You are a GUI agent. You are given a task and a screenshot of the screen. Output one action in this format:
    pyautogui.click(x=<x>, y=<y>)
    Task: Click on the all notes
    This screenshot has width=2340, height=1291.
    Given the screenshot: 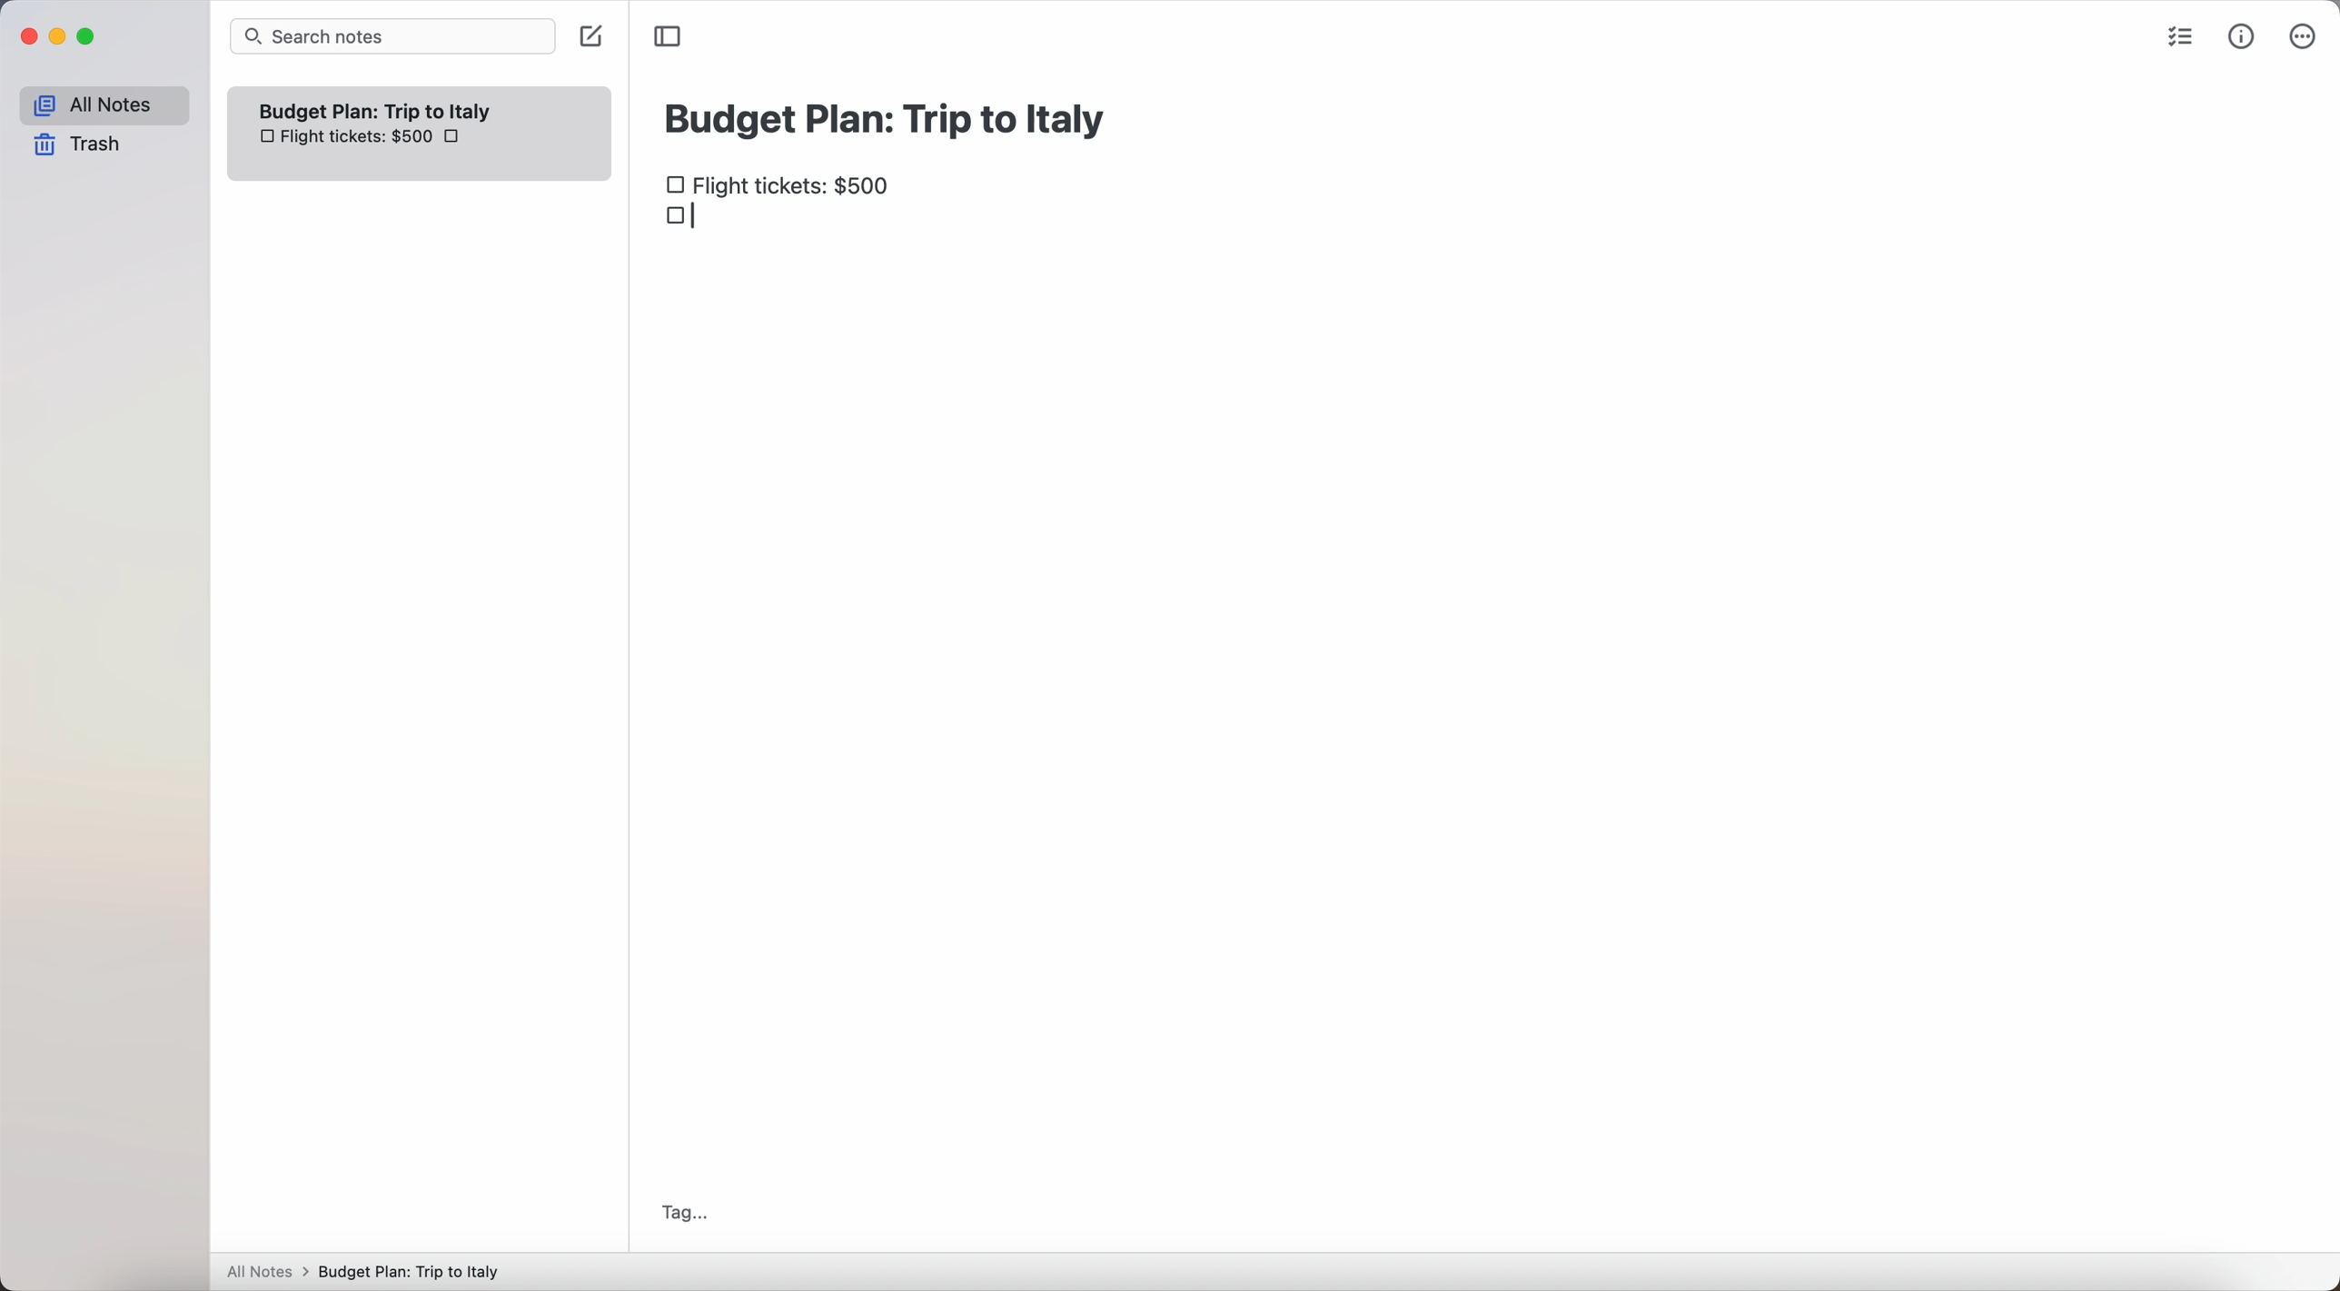 What is the action you would take?
    pyautogui.click(x=103, y=105)
    